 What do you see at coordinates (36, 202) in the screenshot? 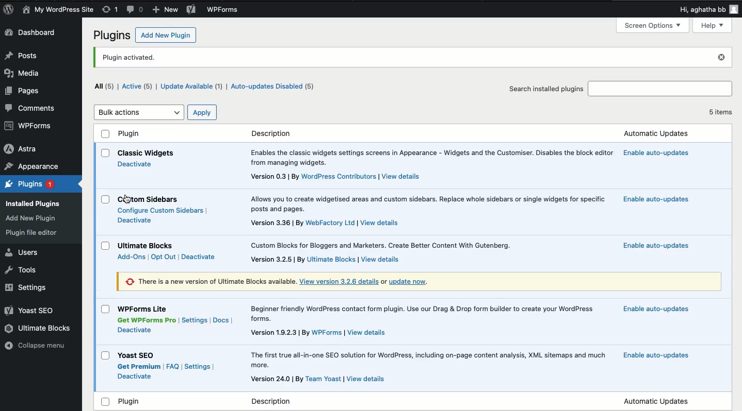
I see `Installed plugins` at bounding box center [36, 202].